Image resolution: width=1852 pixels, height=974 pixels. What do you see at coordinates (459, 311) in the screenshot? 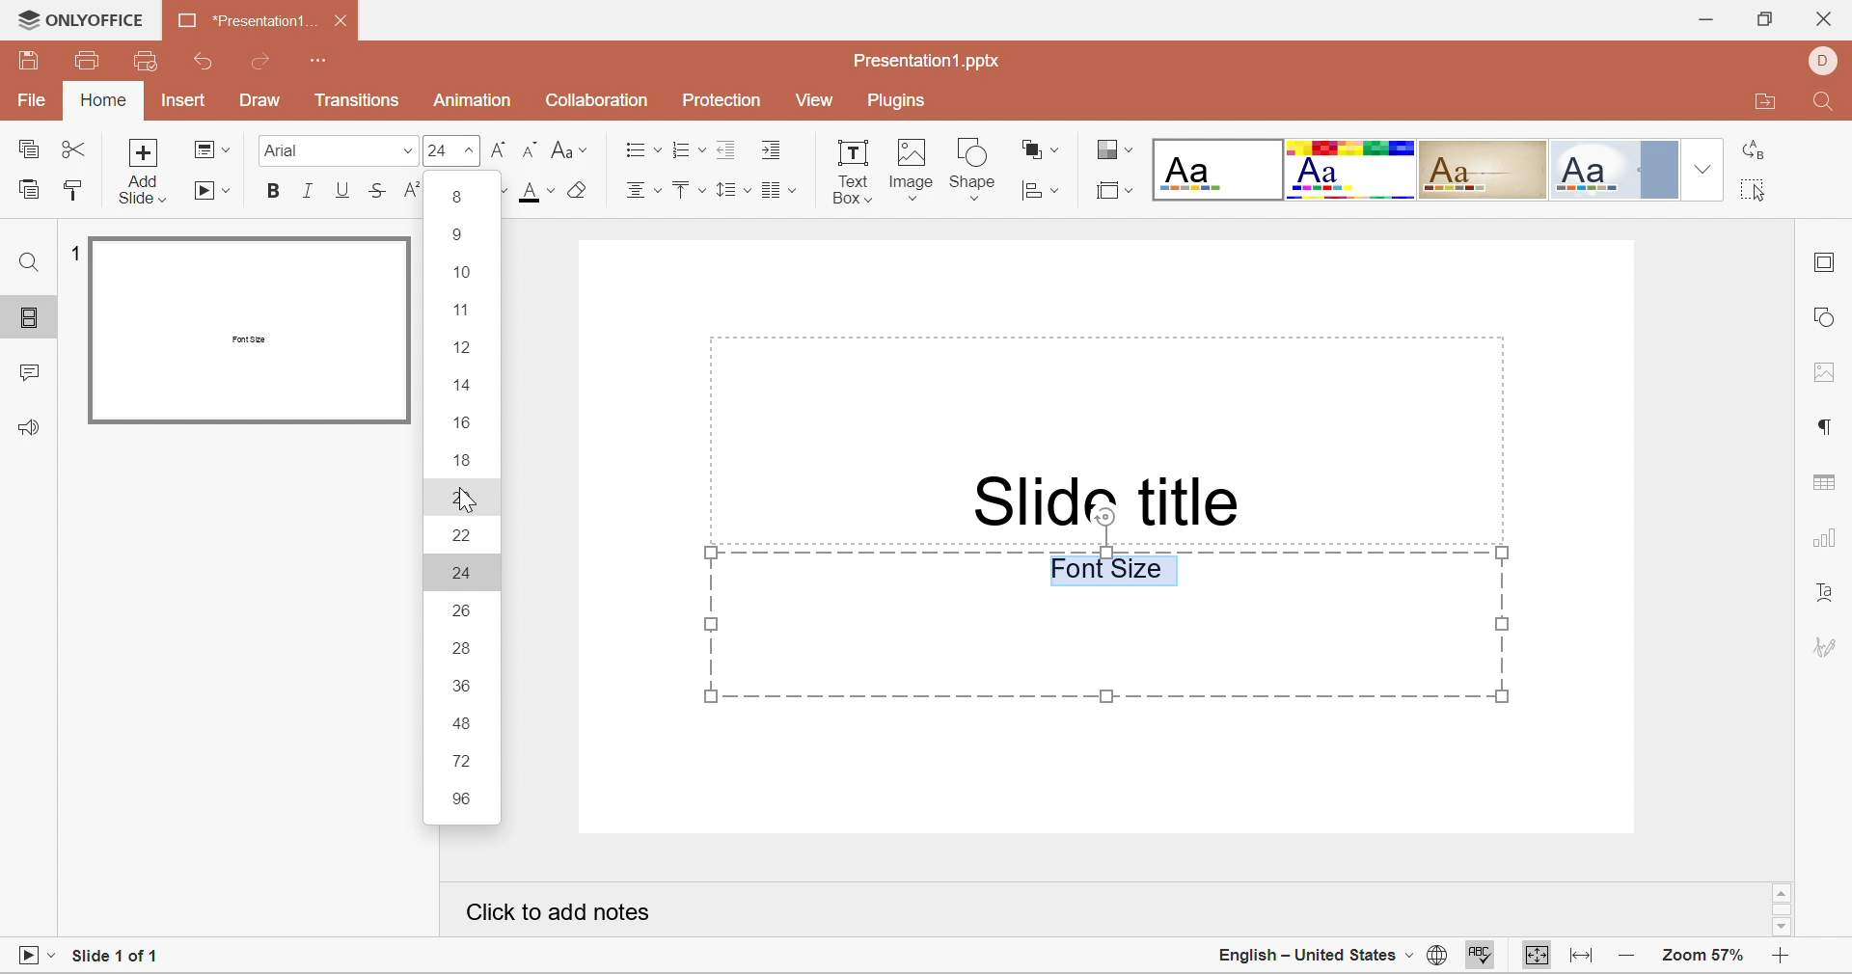
I see `11` at bounding box center [459, 311].